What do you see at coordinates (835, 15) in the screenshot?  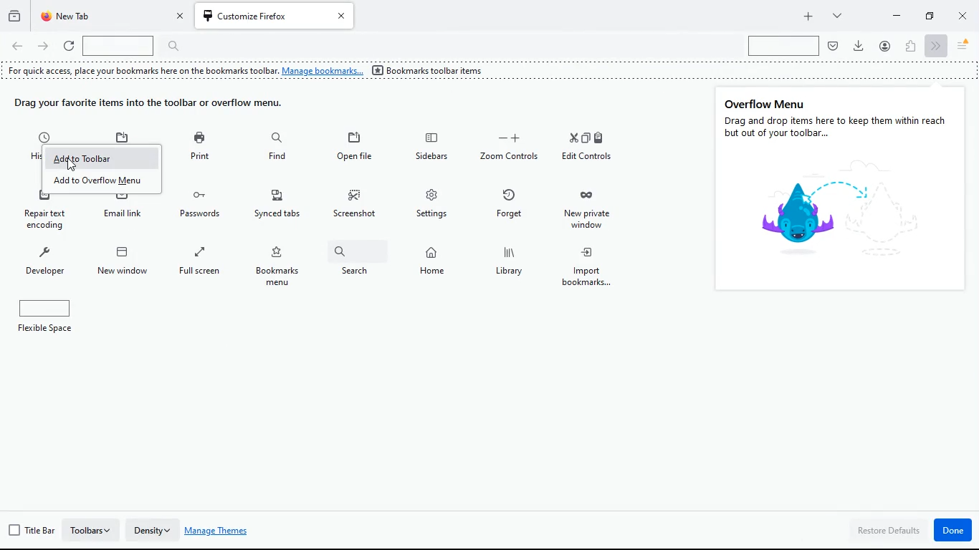 I see `more` at bounding box center [835, 15].